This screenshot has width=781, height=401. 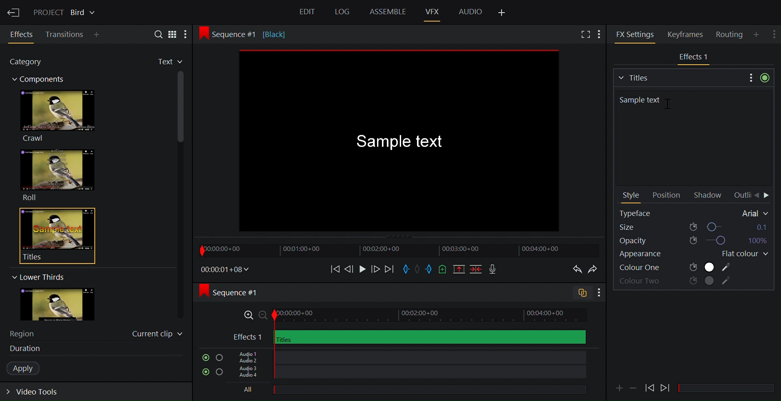 I want to click on Move Back, so click(x=756, y=196).